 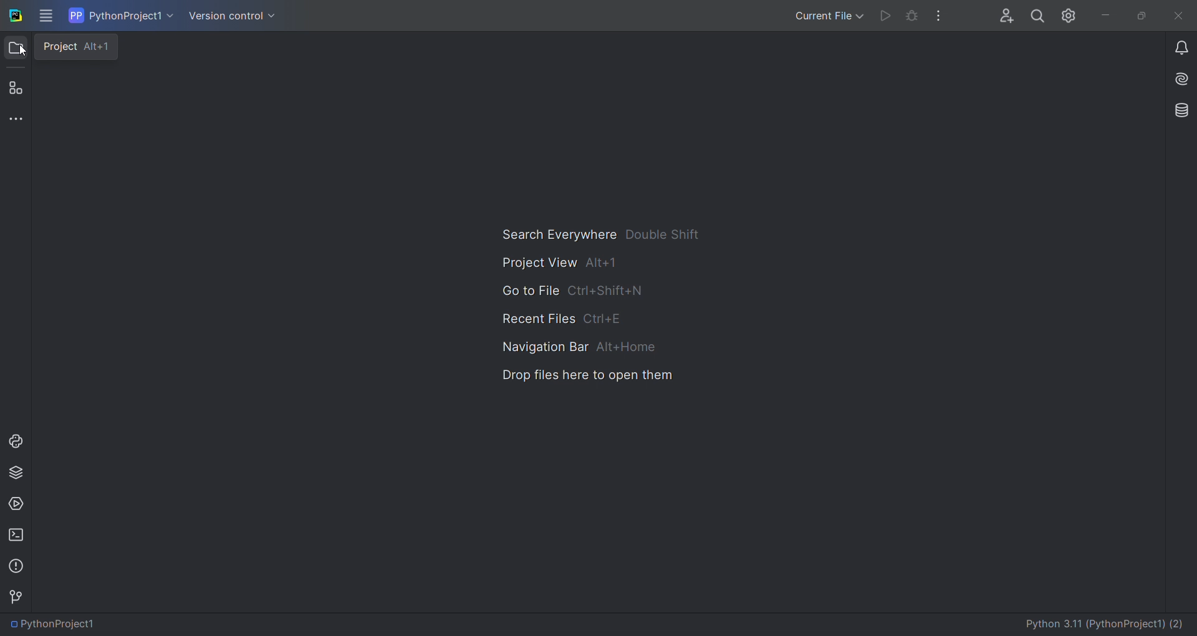 I want to click on PythonProject1, so click(x=65, y=623).